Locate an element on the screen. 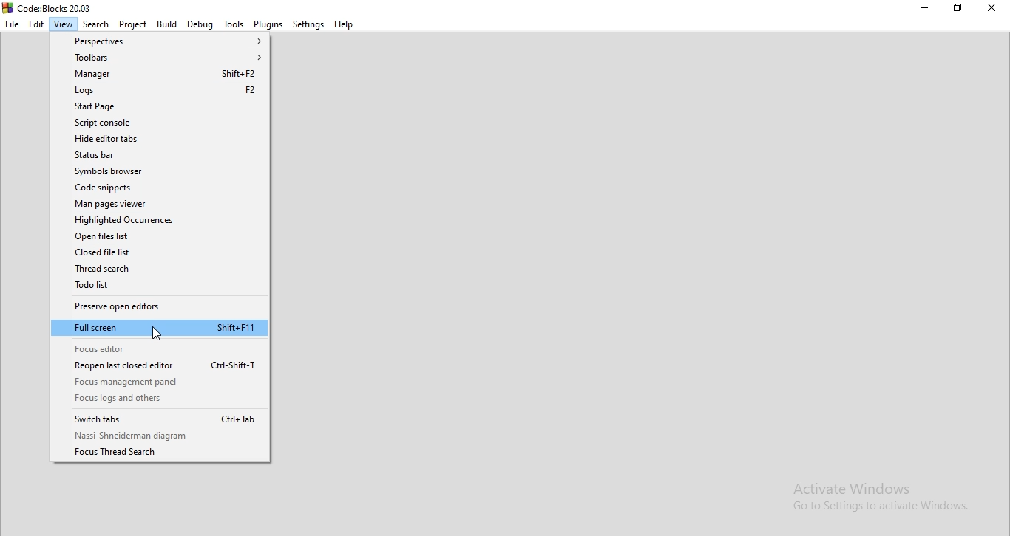  Script console is located at coordinates (157, 123).